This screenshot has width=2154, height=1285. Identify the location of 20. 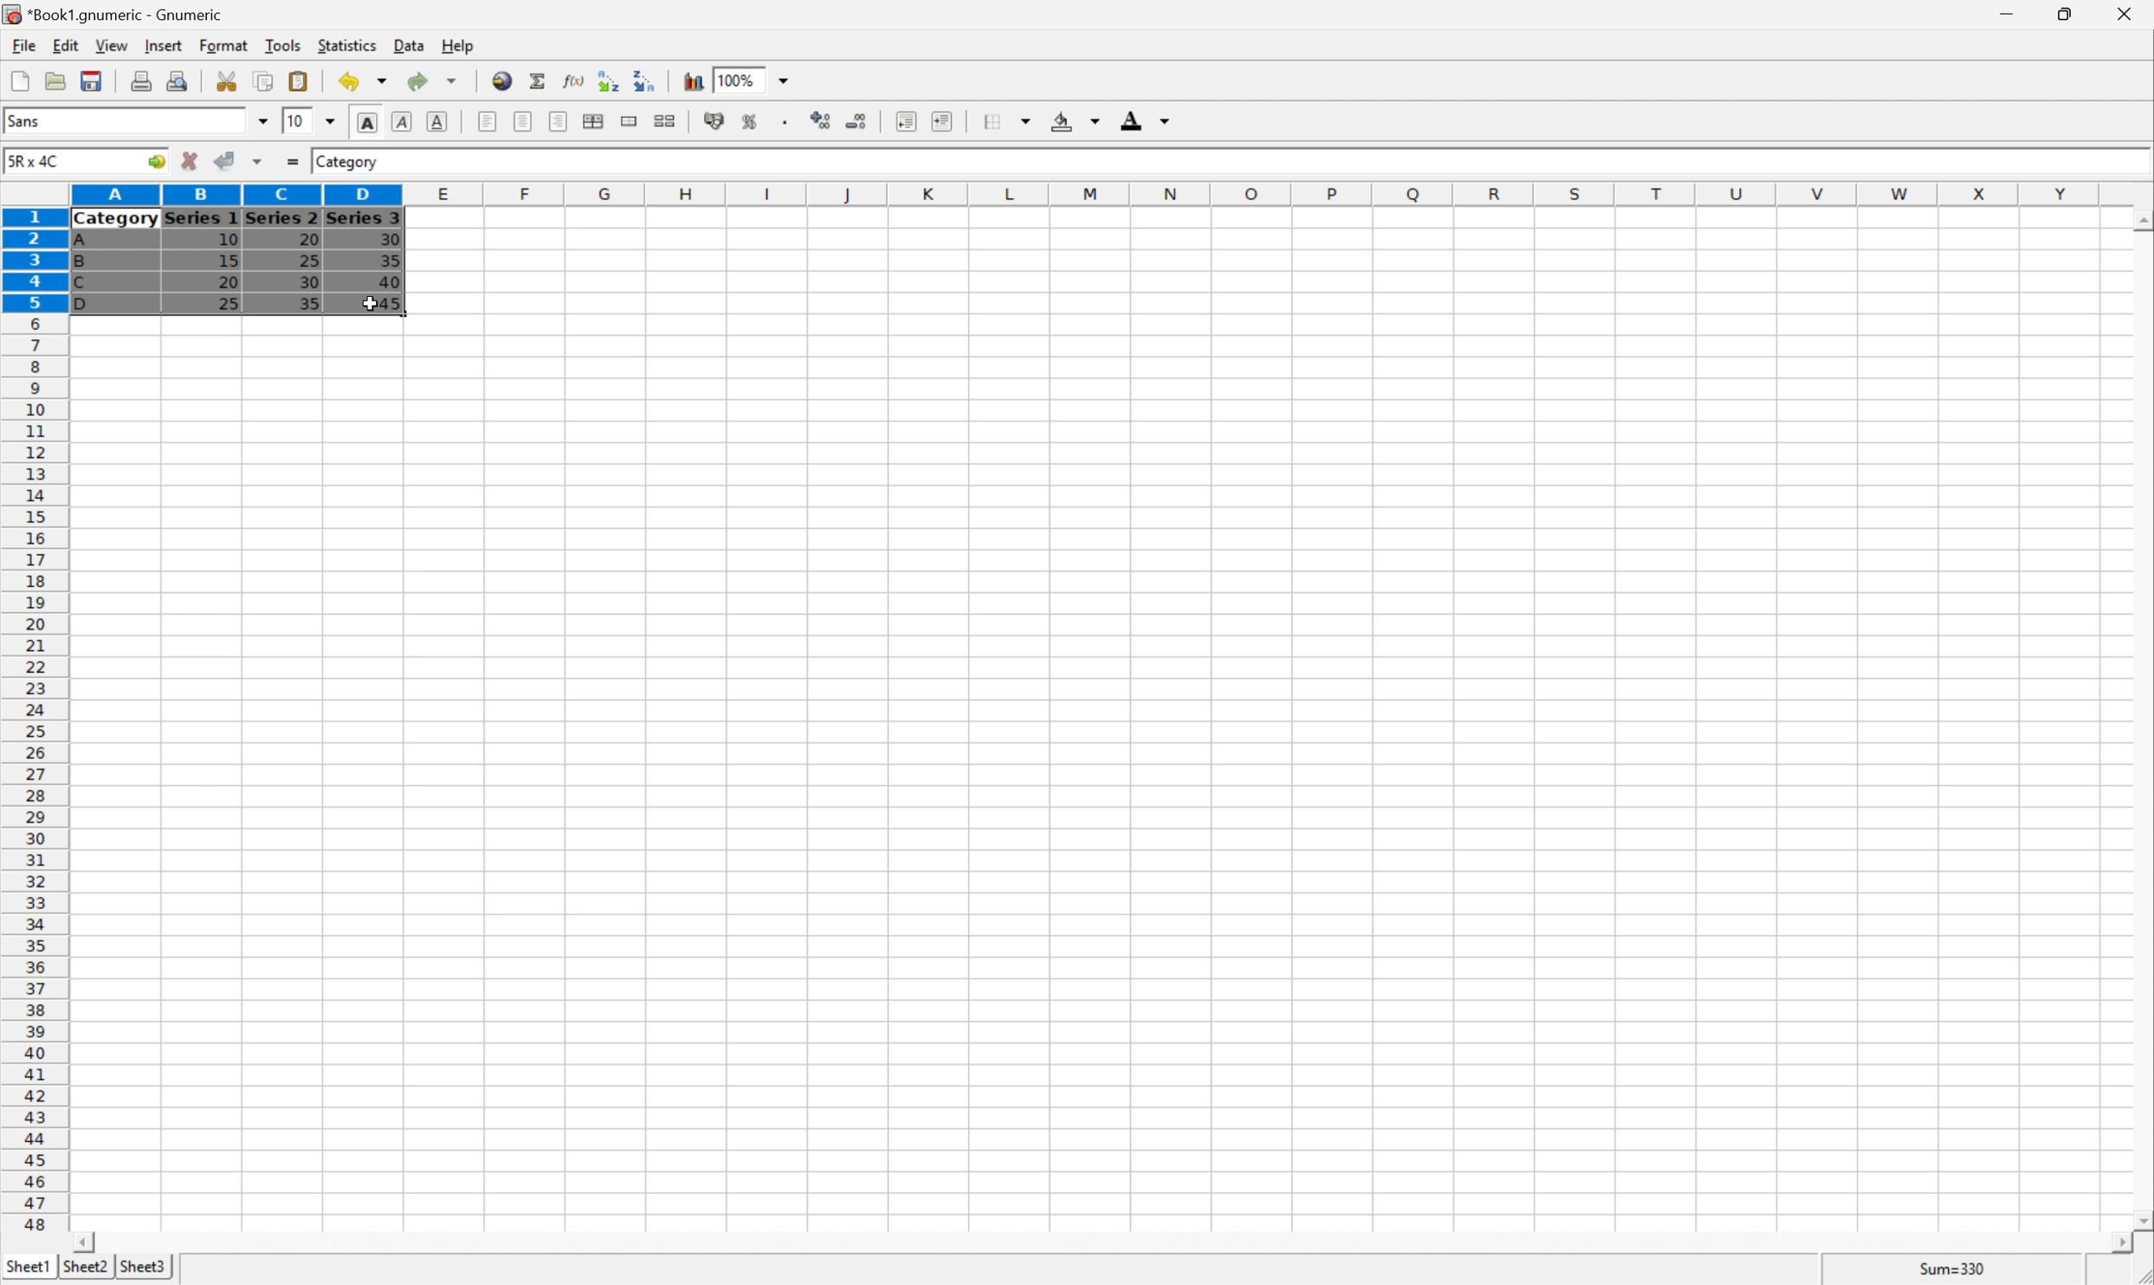
(306, 236).